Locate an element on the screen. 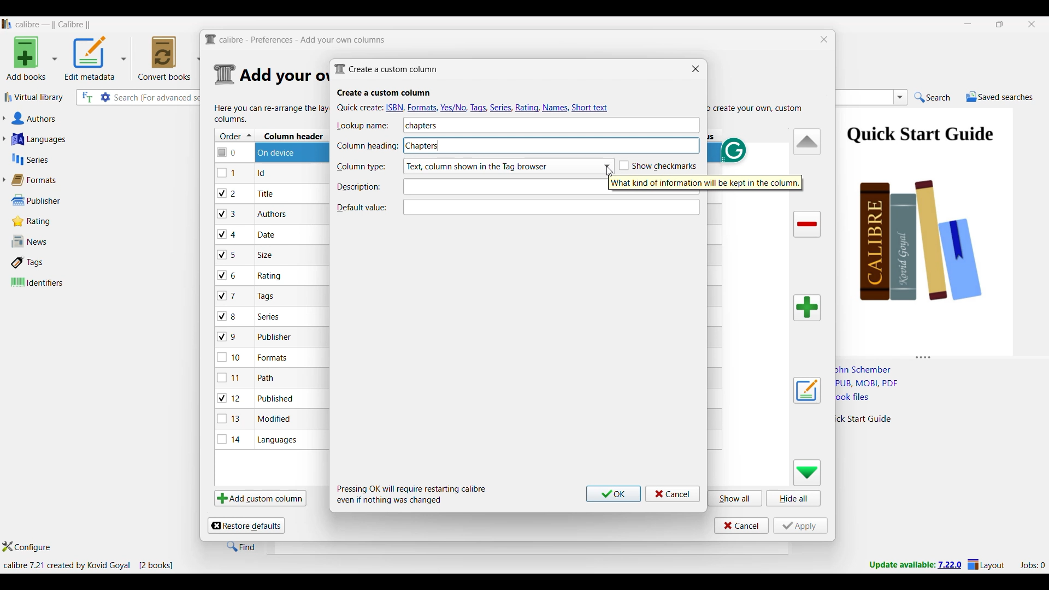 Image resolution: width=1049 pixels, height=590 pixels. Search is located at coordinates (933, 98).